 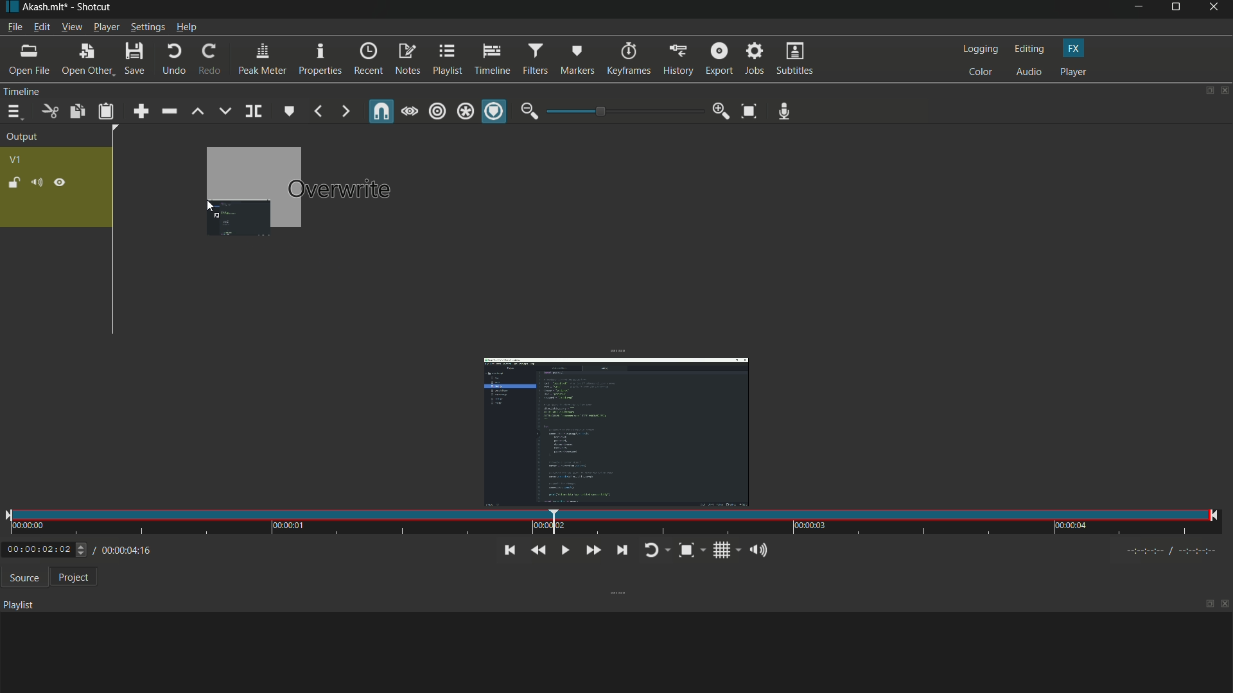 I want to click on cut, so click(x=48, y=112).